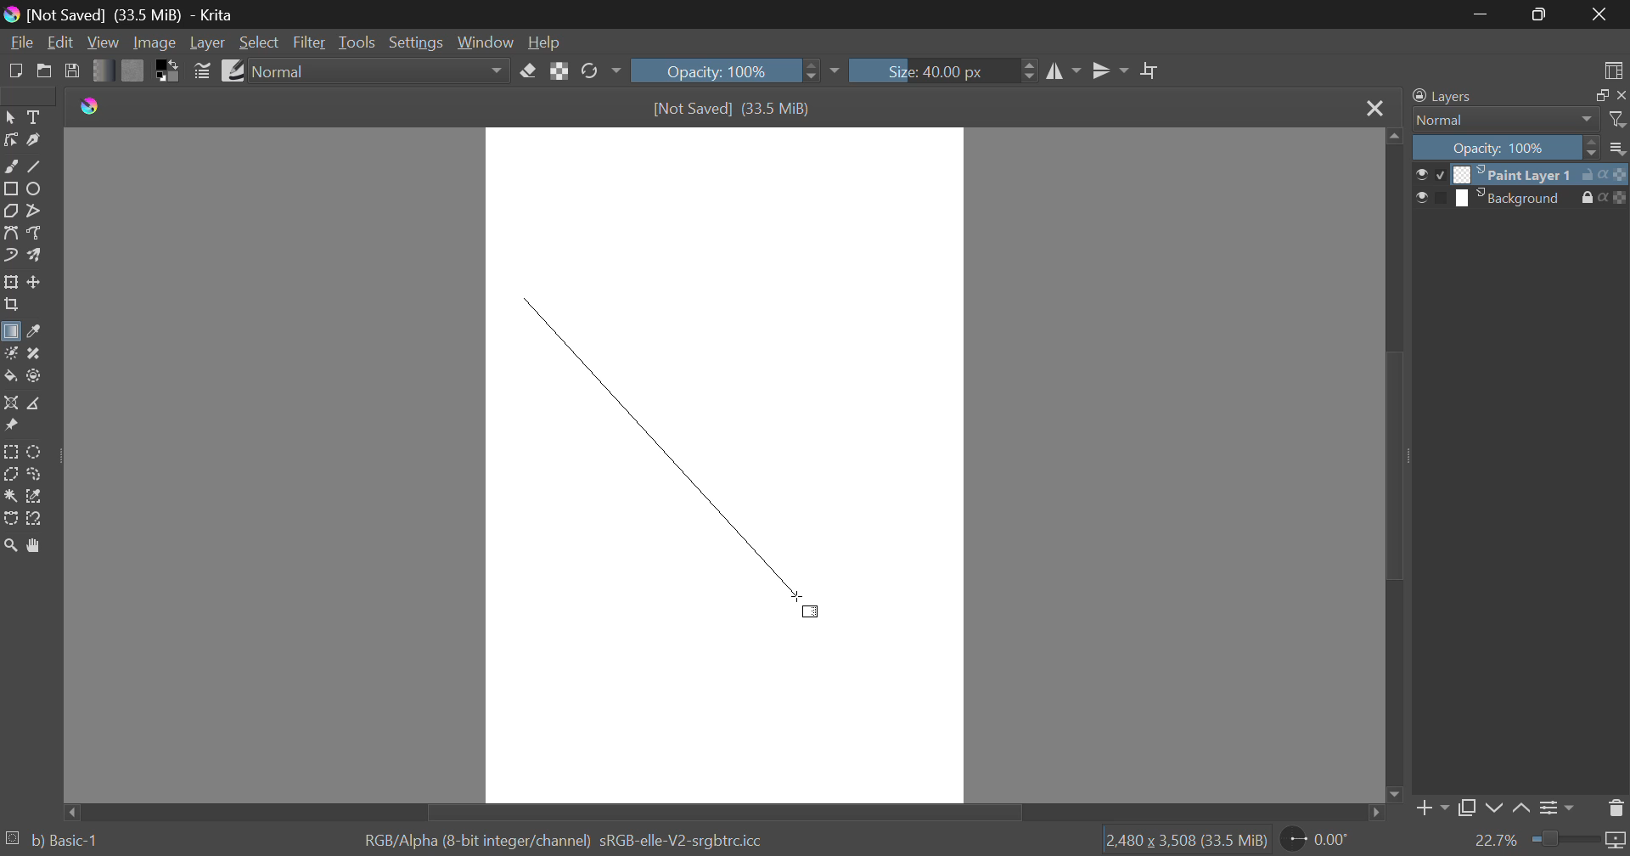  What do you see at coordinates (1620, 95) in the screenshot?
I see `close` at bounding box center [1620, 95].